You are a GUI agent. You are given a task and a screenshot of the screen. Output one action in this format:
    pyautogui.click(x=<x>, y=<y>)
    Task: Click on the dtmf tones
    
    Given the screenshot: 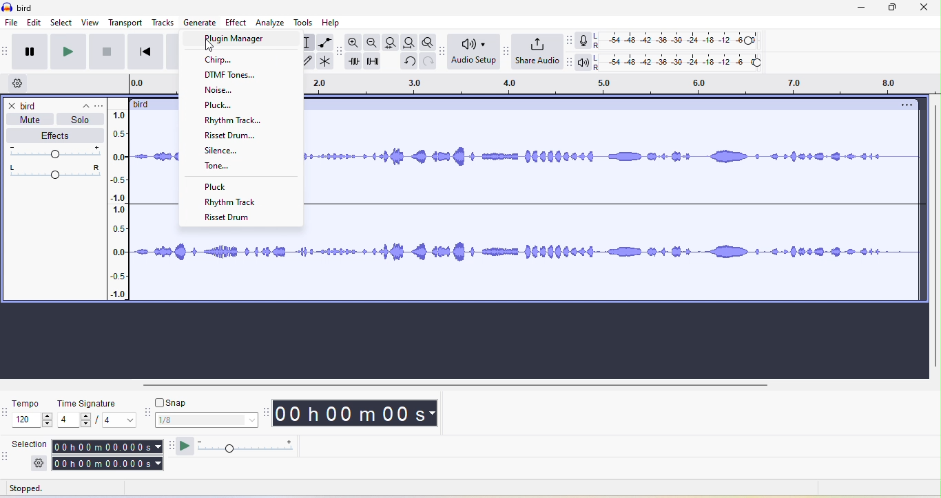 What is the action you would take?
    pyautogui.click(x=240, y=75)
    